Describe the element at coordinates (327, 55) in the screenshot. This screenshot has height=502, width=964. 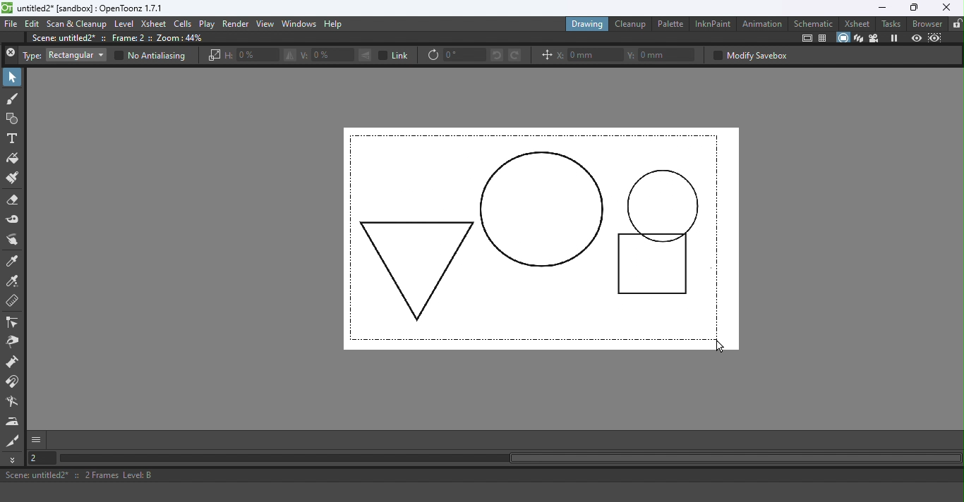
I see `V: 0%` at that location.